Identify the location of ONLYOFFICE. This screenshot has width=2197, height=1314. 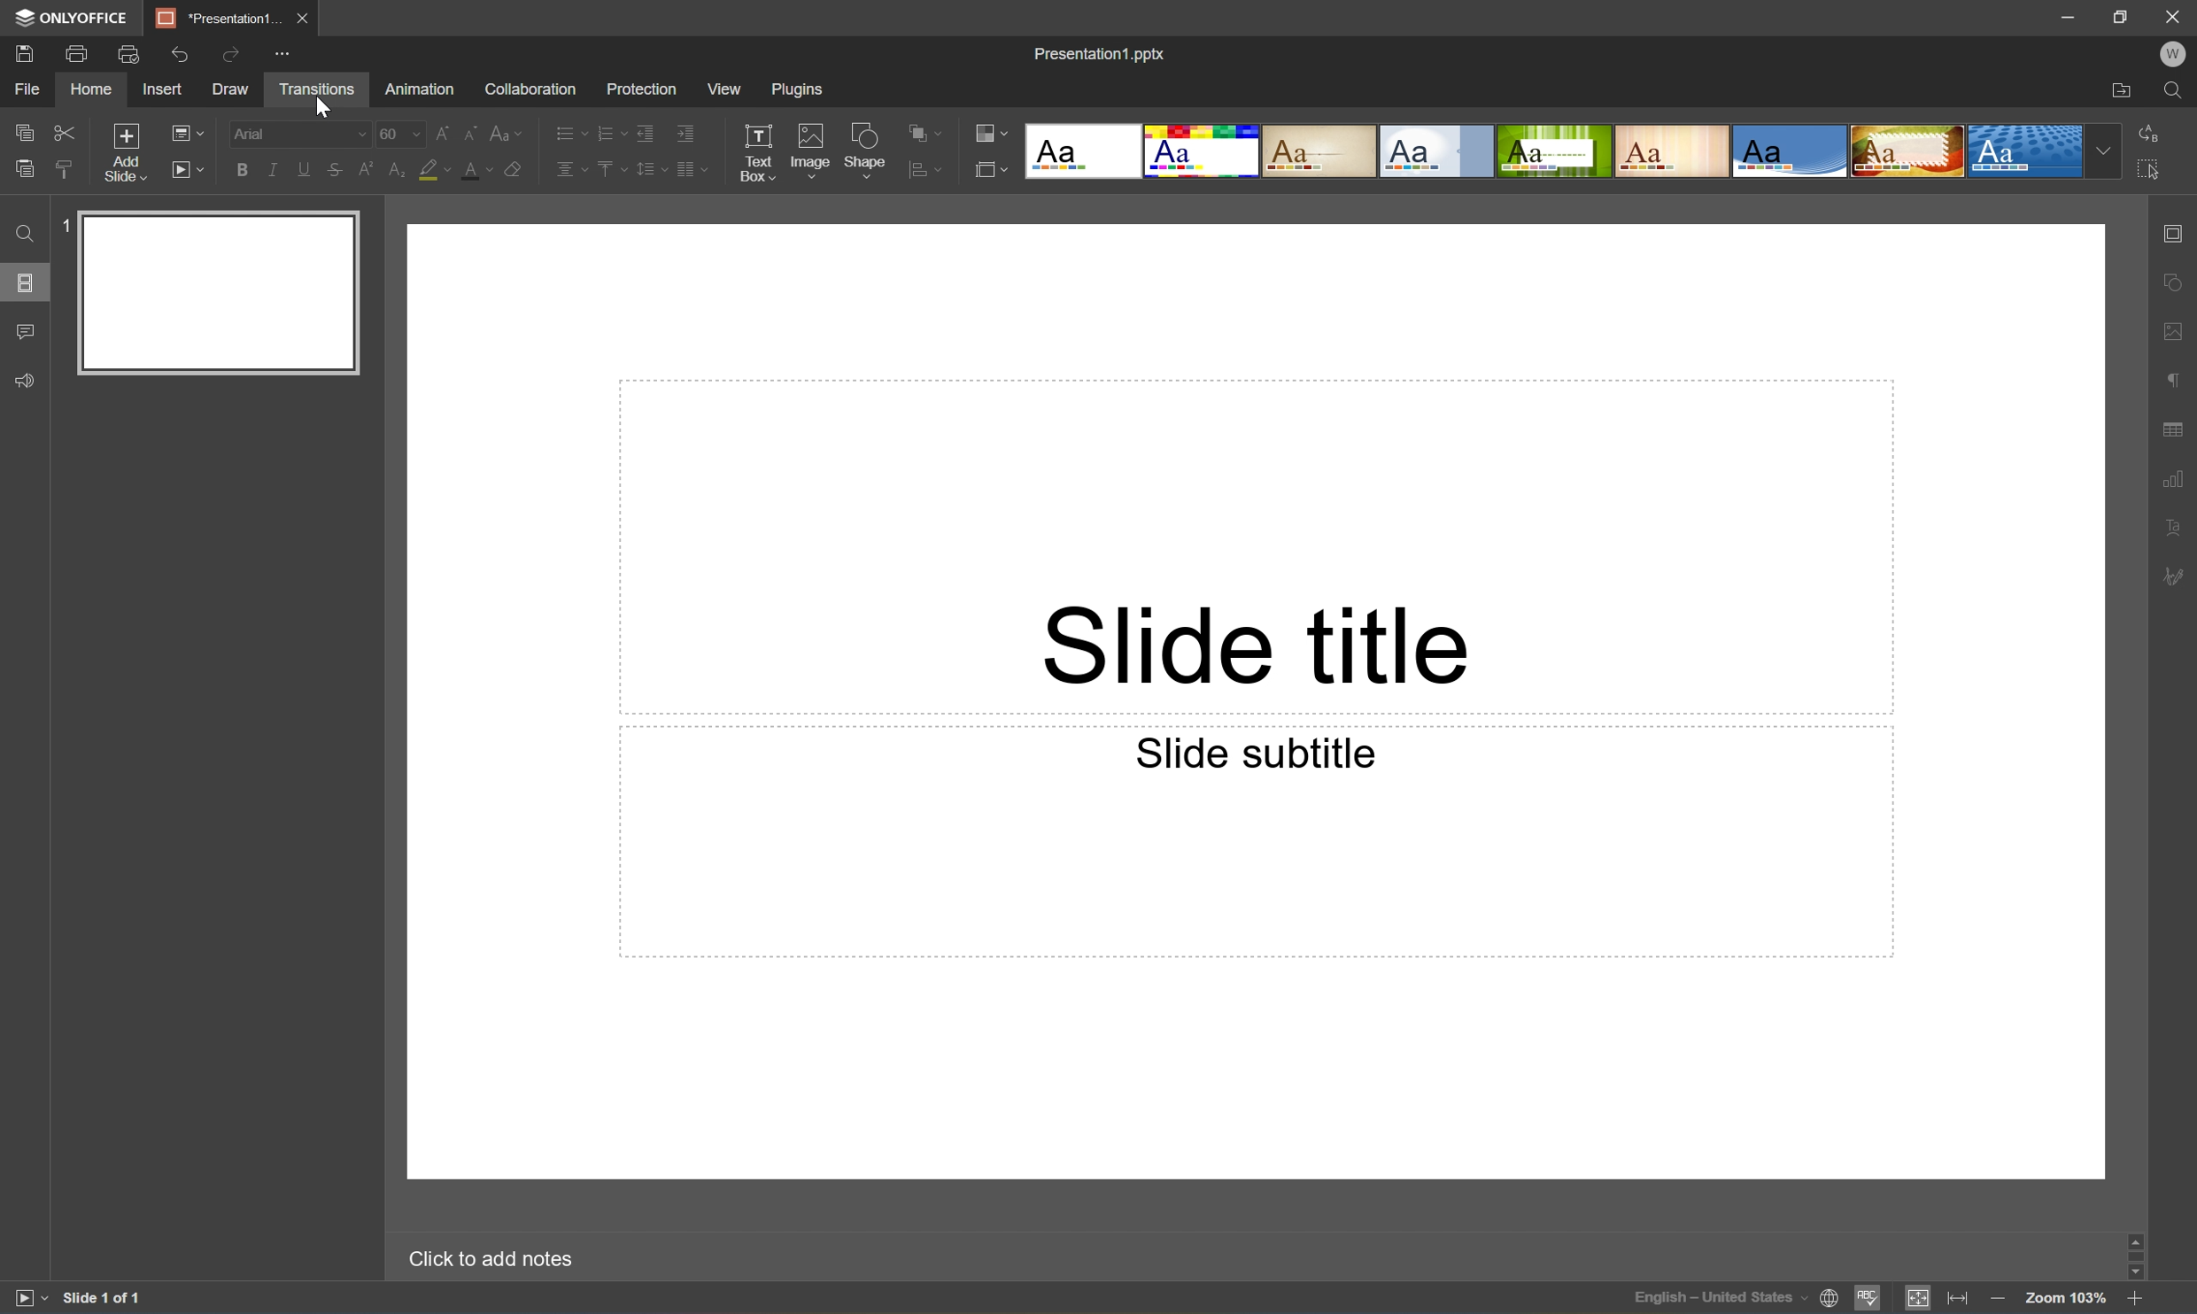
(79, 17).